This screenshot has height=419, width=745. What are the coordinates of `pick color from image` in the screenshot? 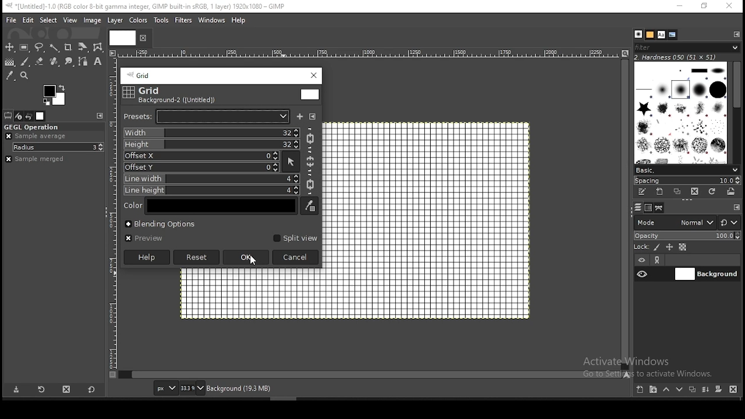 It's located at (309, 205).